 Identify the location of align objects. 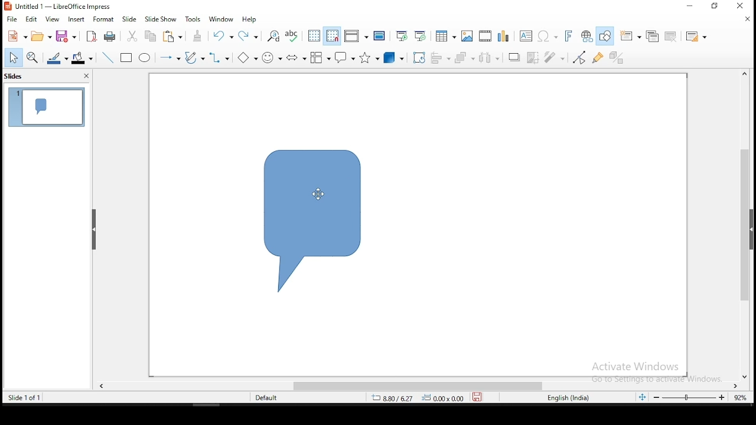
(439, 58).